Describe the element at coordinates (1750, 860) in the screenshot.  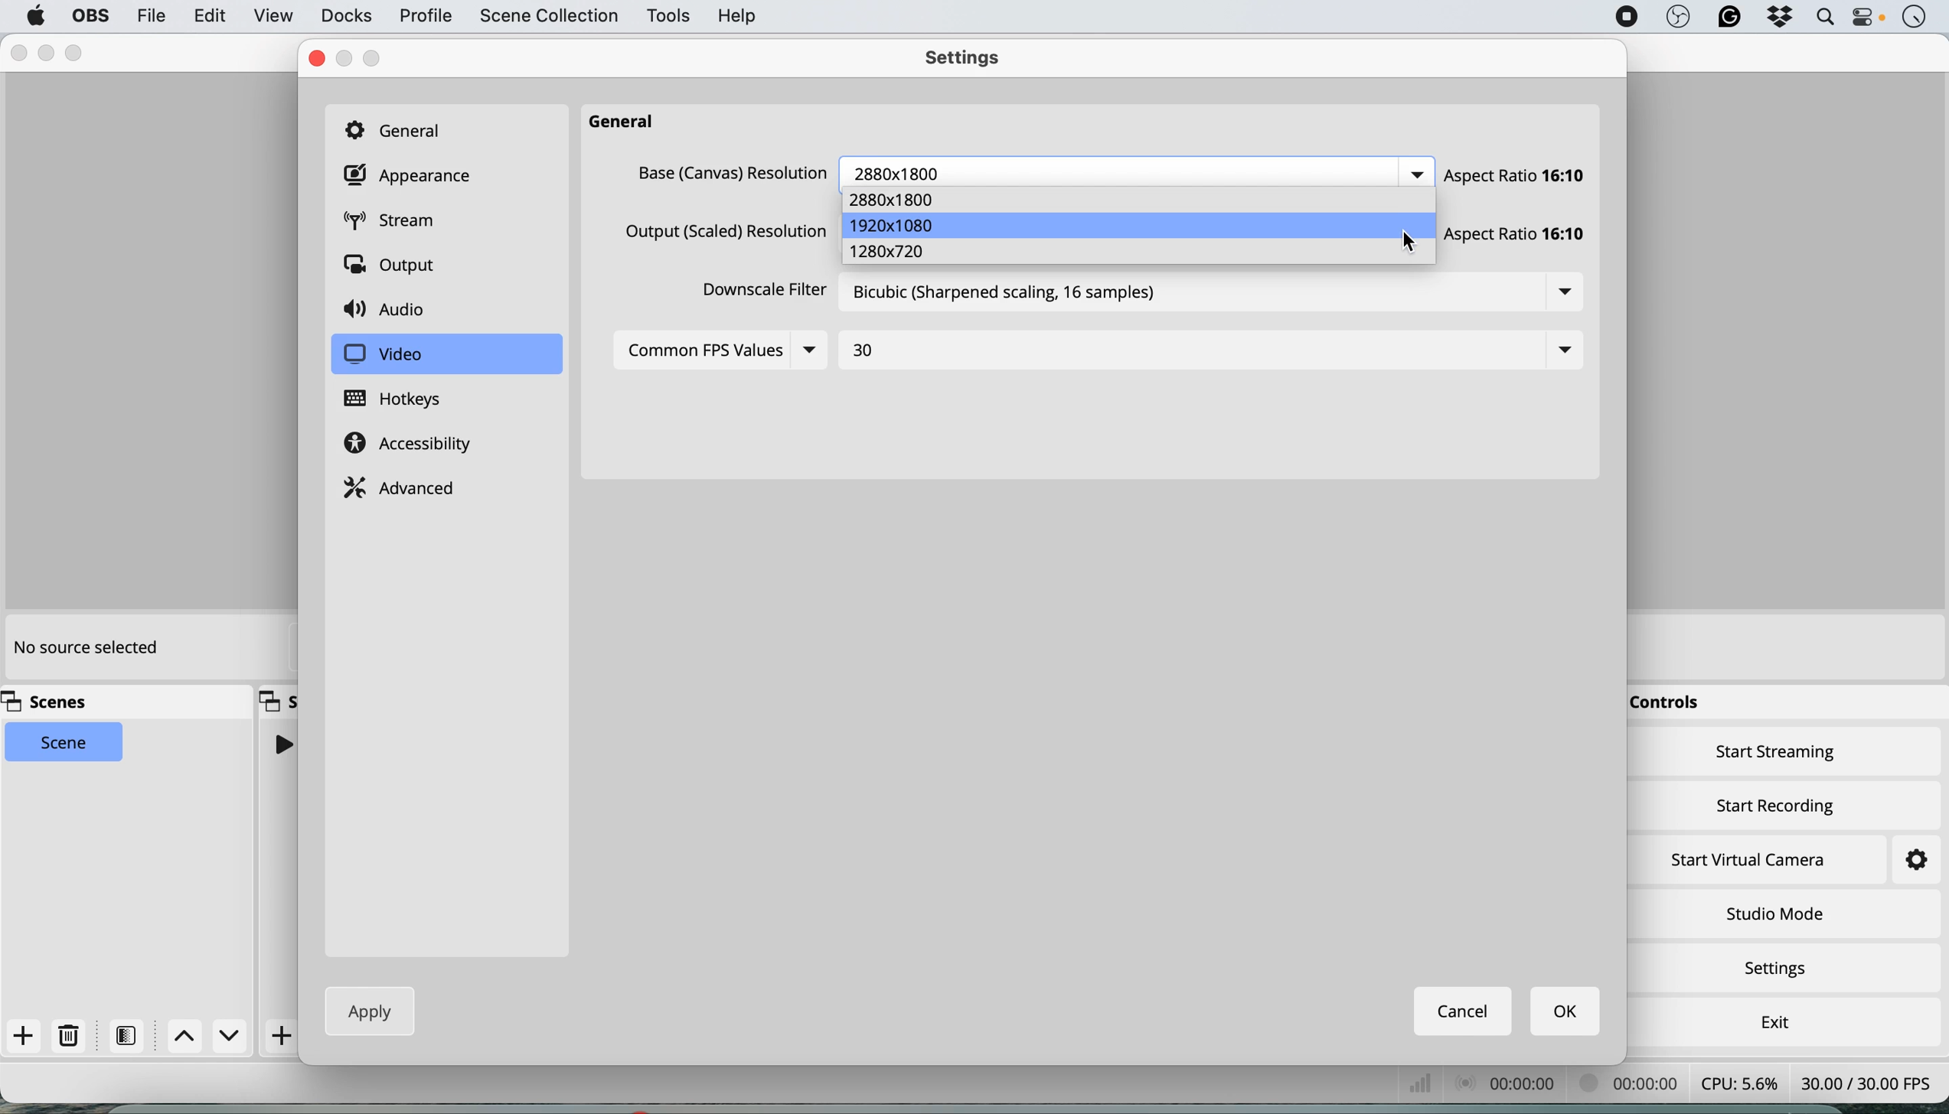
I see `start virtual camera` at that location.